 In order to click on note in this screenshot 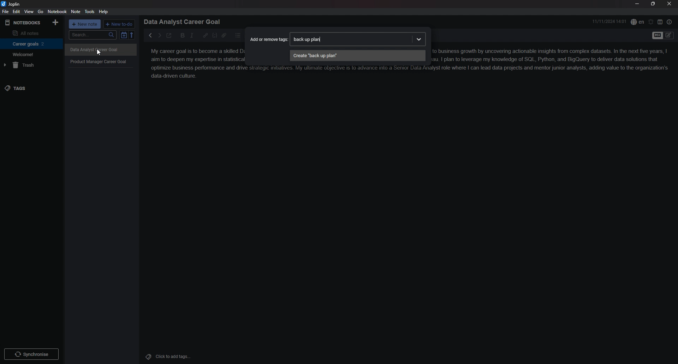, I will do `click(76, 11)`.